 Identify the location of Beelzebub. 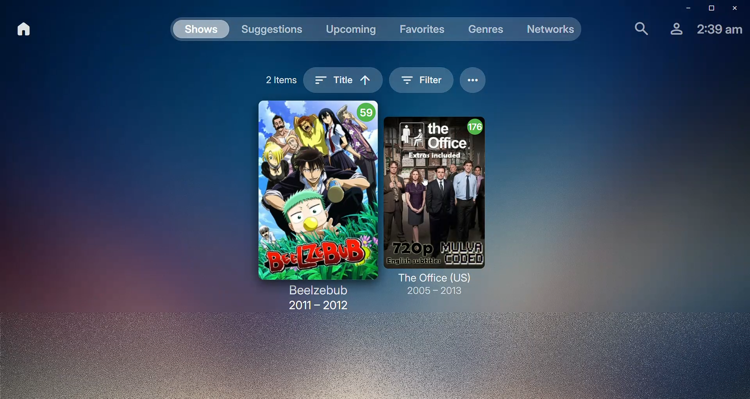
(308, 205).